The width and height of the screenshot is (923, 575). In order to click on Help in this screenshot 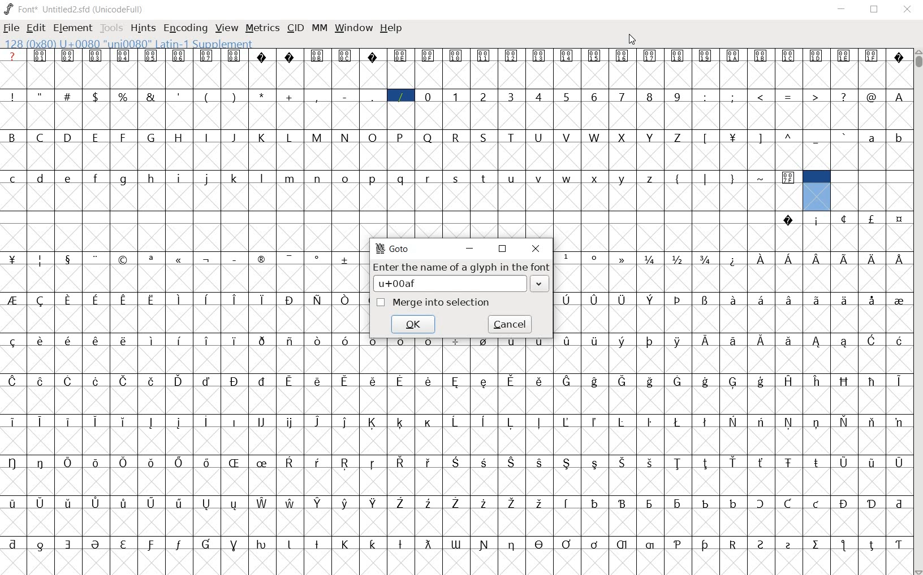, I will do `click(392, 28)`.